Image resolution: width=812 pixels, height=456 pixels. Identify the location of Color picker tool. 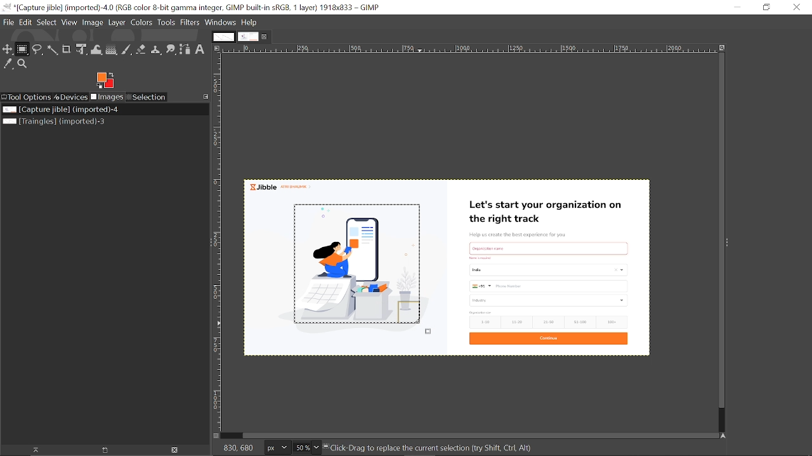
(7, 66).